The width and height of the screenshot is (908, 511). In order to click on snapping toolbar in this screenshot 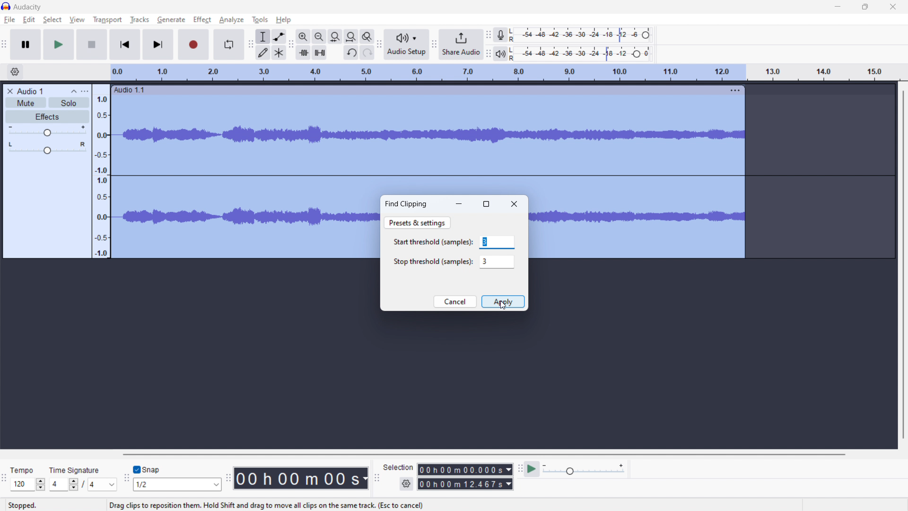, I will do `click(126, 478)`.